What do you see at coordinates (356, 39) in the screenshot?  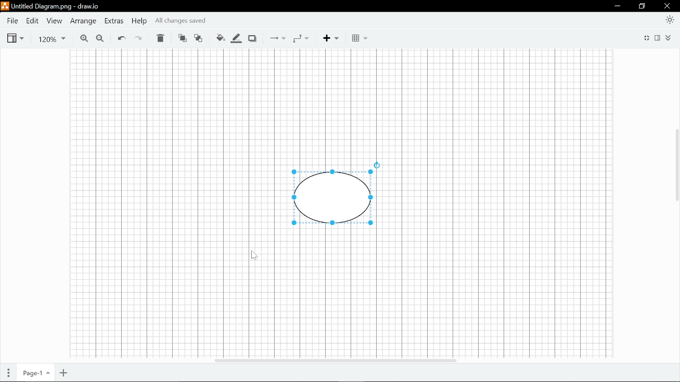 I see `Blocks` at bounding box center [356, 39].